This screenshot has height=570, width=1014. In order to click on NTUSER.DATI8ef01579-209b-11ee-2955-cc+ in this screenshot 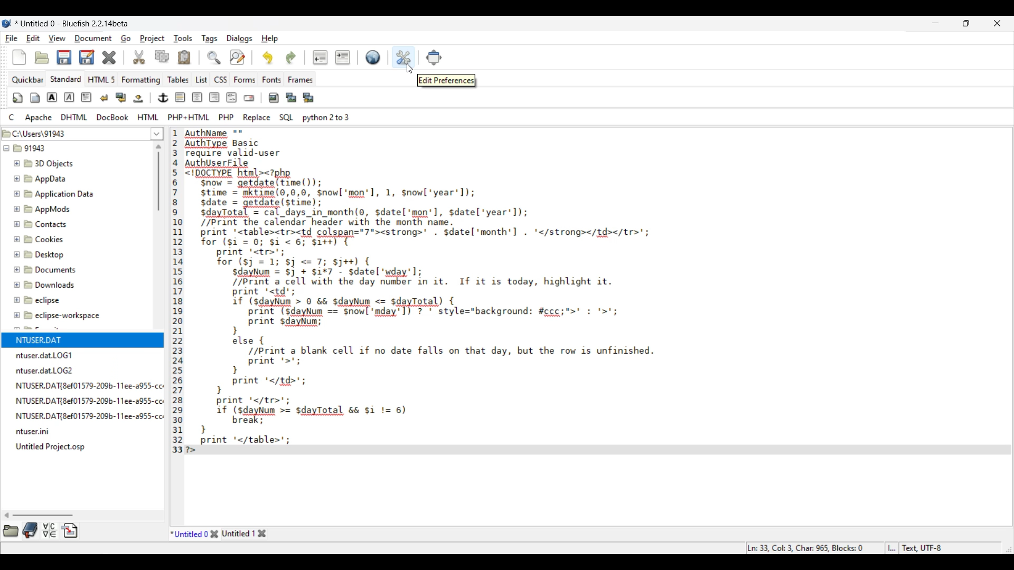, I will do `click(88, 398)`.